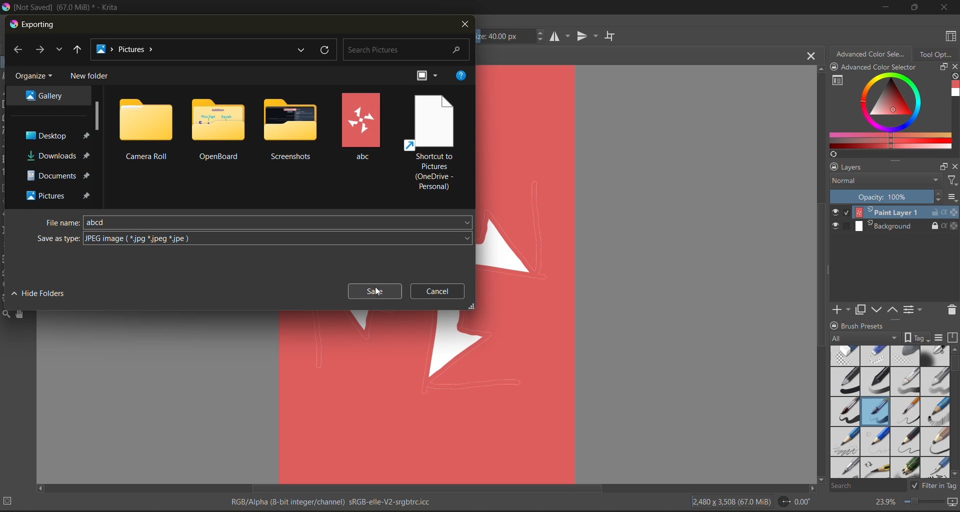 This screenshot has width=960, height=512. I want to click on organize, so click(34, 77).